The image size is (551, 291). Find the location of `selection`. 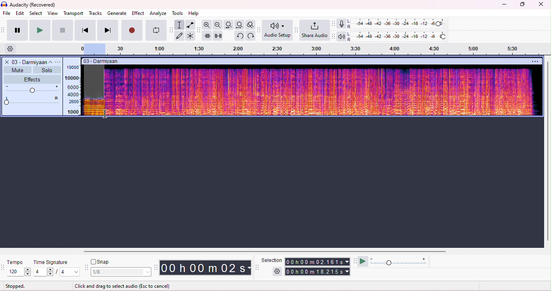

selection is located at coordinates (180, 25).